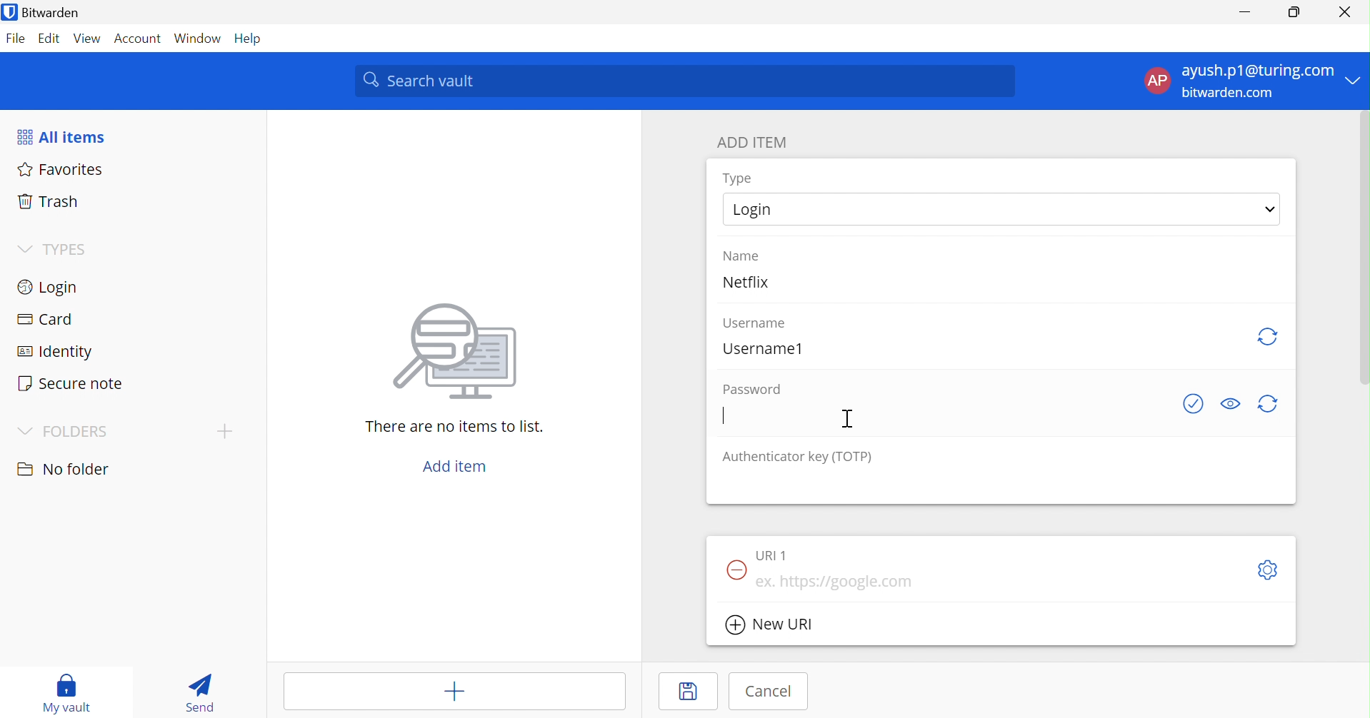  Describe the element at coordinates (61, 135) in the screenshot. I see `All items` at that location.